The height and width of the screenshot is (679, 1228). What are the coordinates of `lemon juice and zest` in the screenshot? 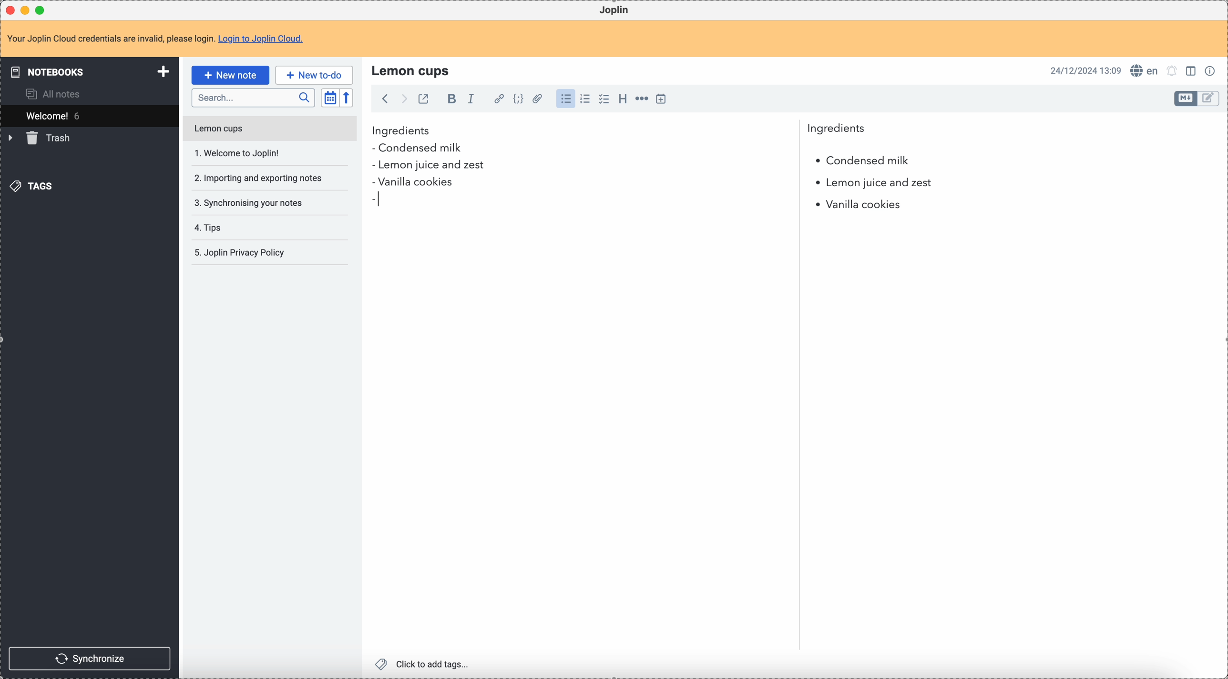 It's located at (428, 166).